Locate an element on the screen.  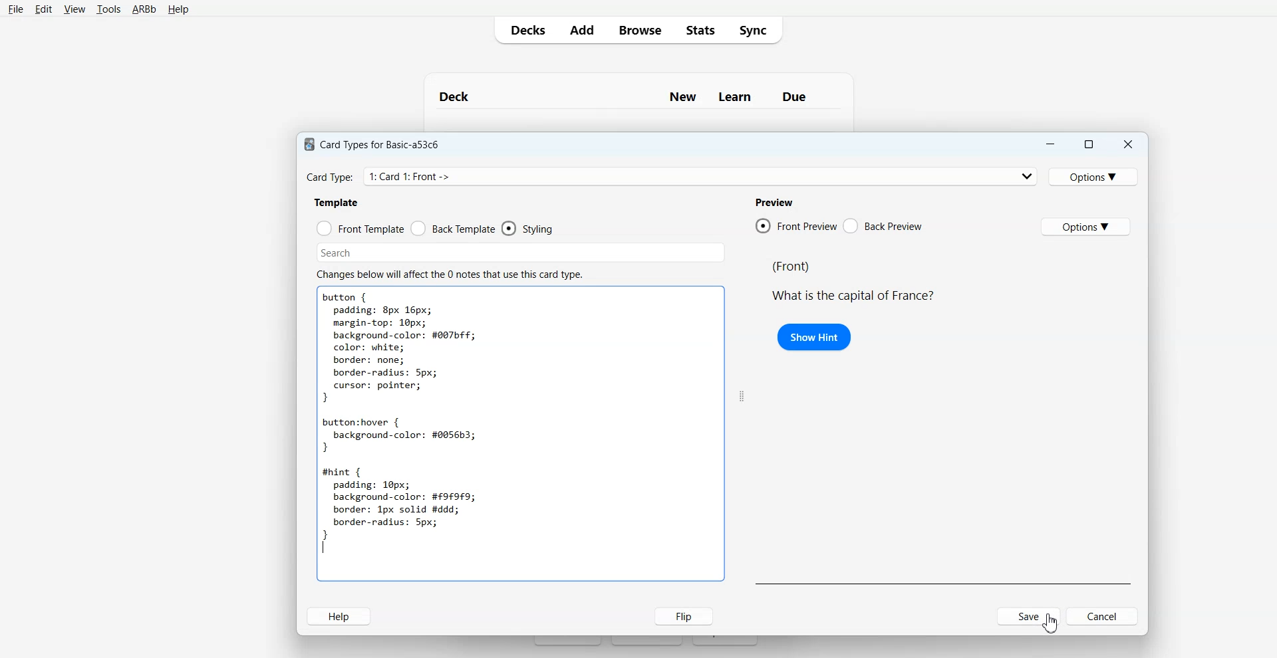
(Front)
What is the capital of France? is located at coordinates (857, 282).